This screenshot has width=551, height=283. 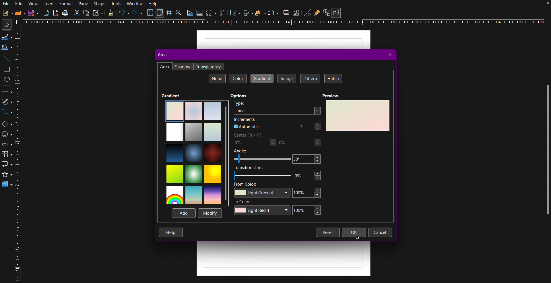 I want to click on Center (X/Y) %, so click(x=278, y=140).